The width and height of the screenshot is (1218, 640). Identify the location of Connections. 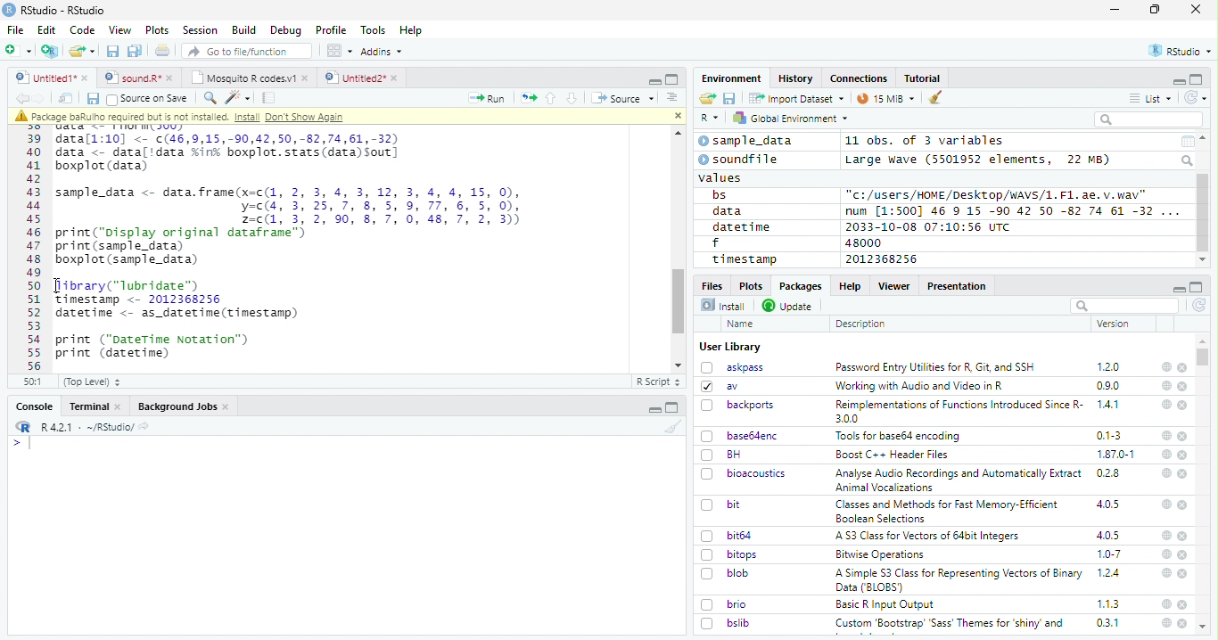
(858, 78).